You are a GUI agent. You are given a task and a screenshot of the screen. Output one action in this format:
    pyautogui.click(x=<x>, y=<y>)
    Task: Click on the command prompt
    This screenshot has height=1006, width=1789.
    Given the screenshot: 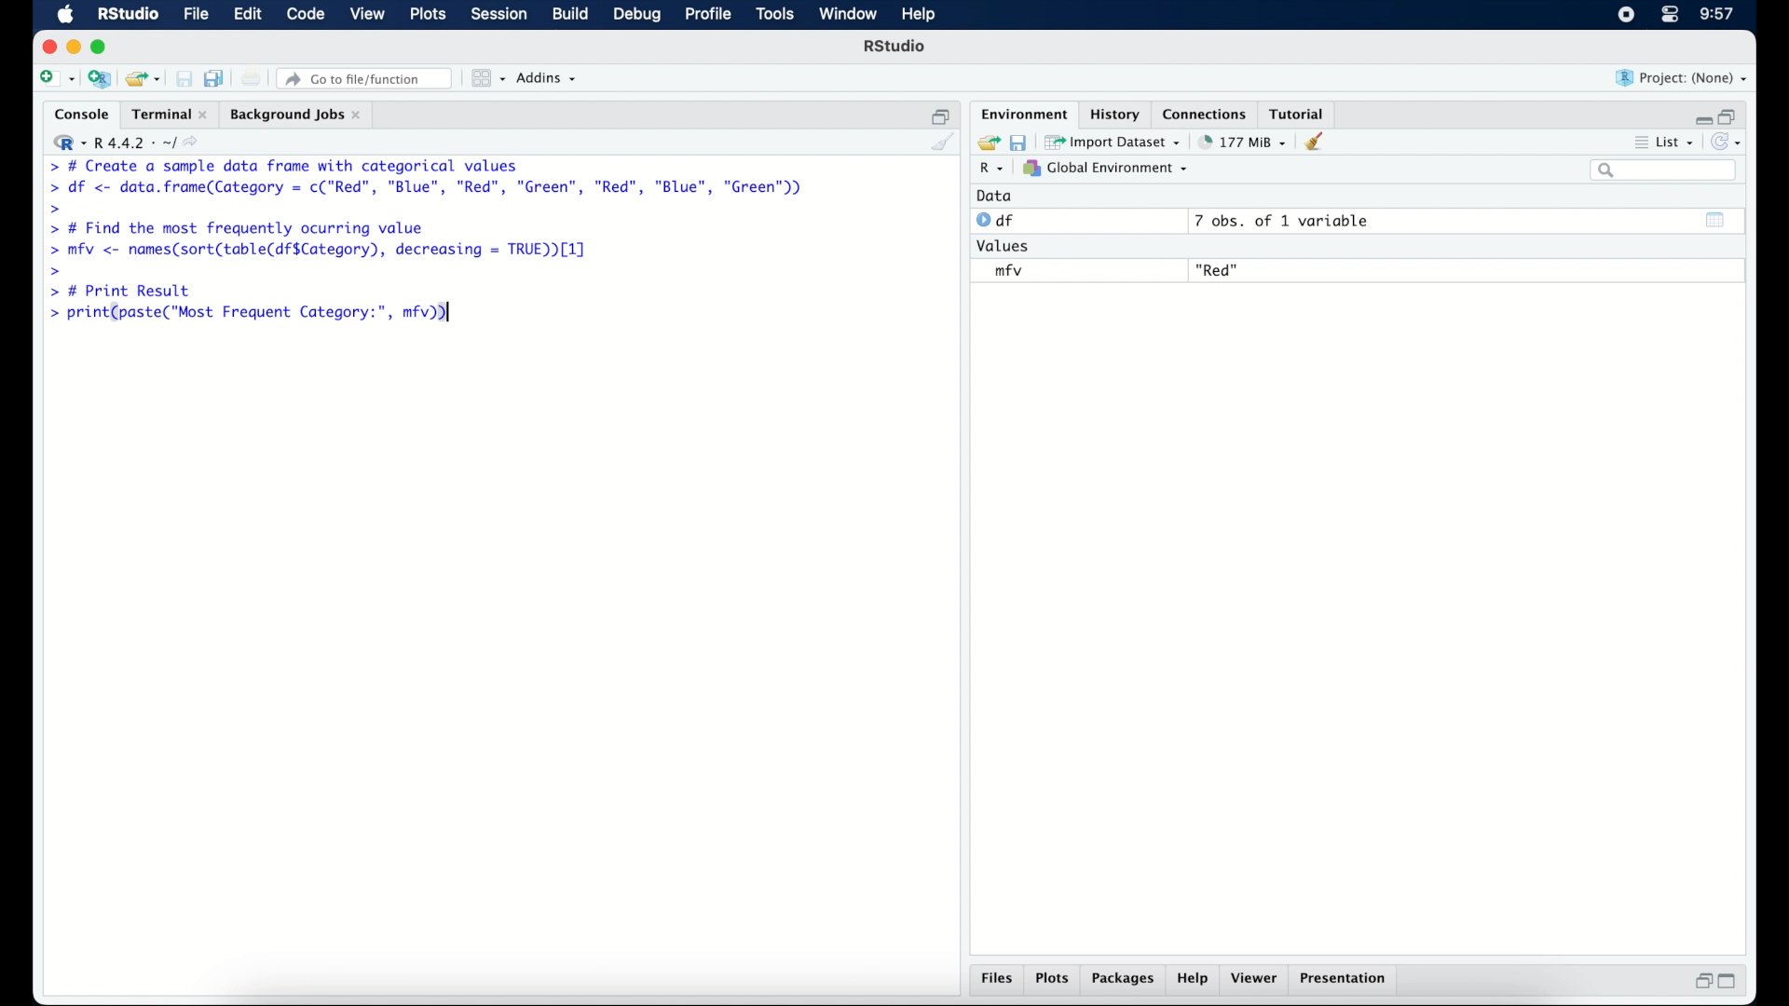 What is the action you would take?
    pyautogui.click(x=55, y=269)
    